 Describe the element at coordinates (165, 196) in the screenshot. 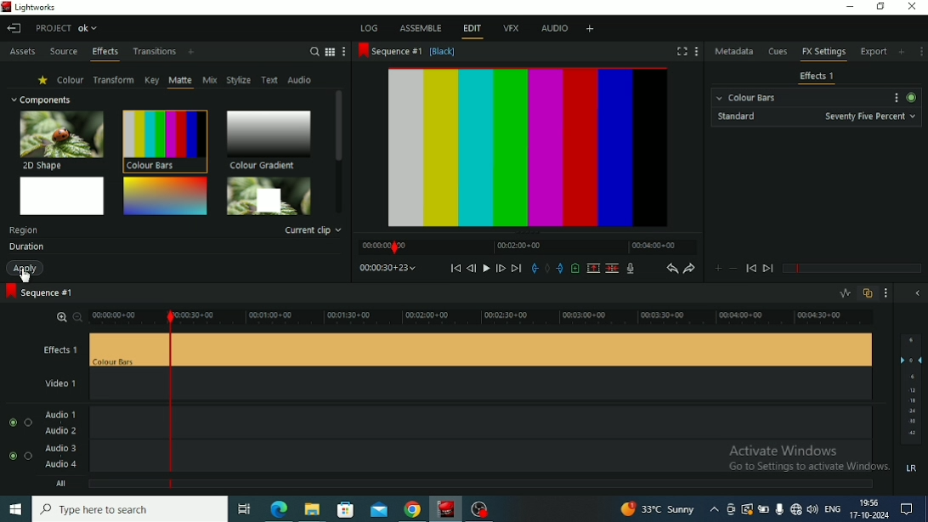

I see `Corner Gradient` at that location.